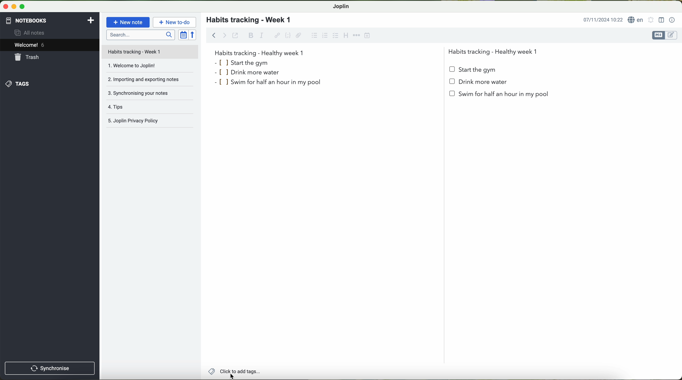 Image resolution: width=682 pixels, height=380 pixels. Describe the element at coordinates (174, 22) in the screenshot. I see `new to-do button` at that location.